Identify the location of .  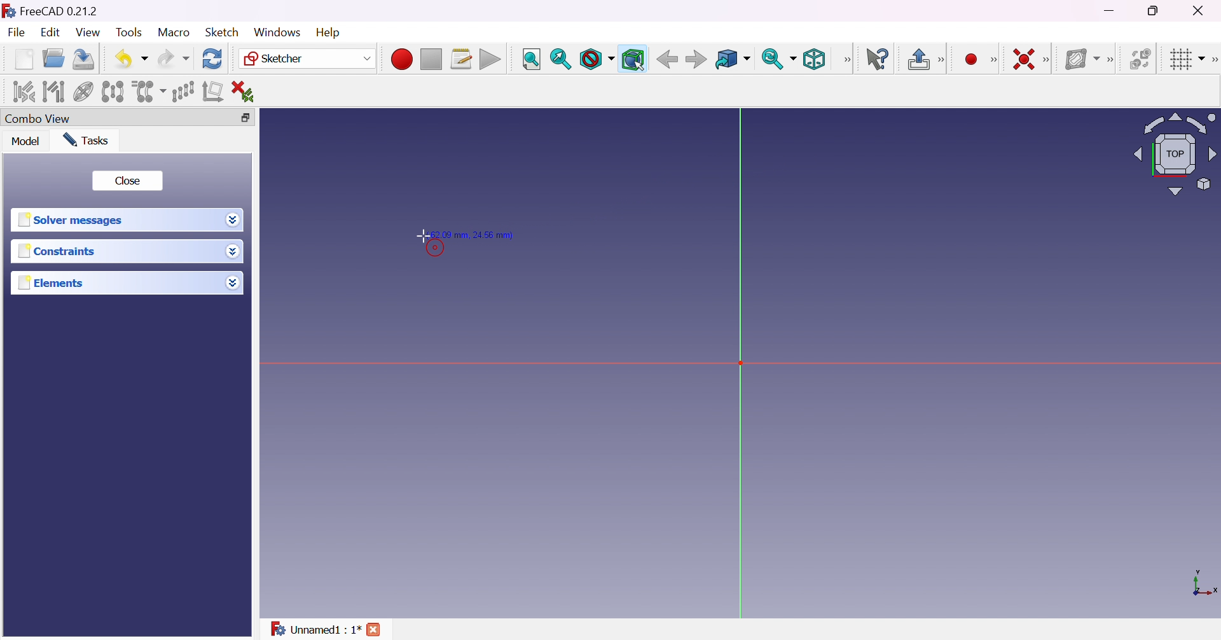
(780, 60).